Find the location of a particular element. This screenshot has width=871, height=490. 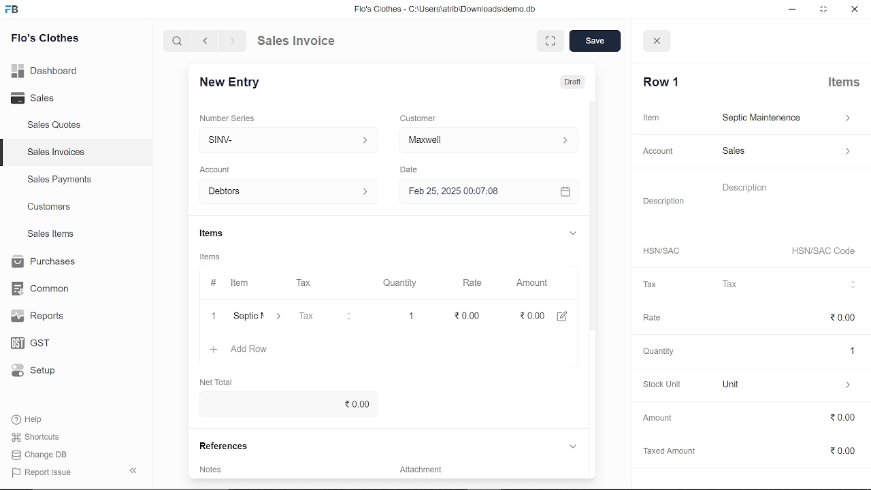

minimize is located at coordinates (789, 10).